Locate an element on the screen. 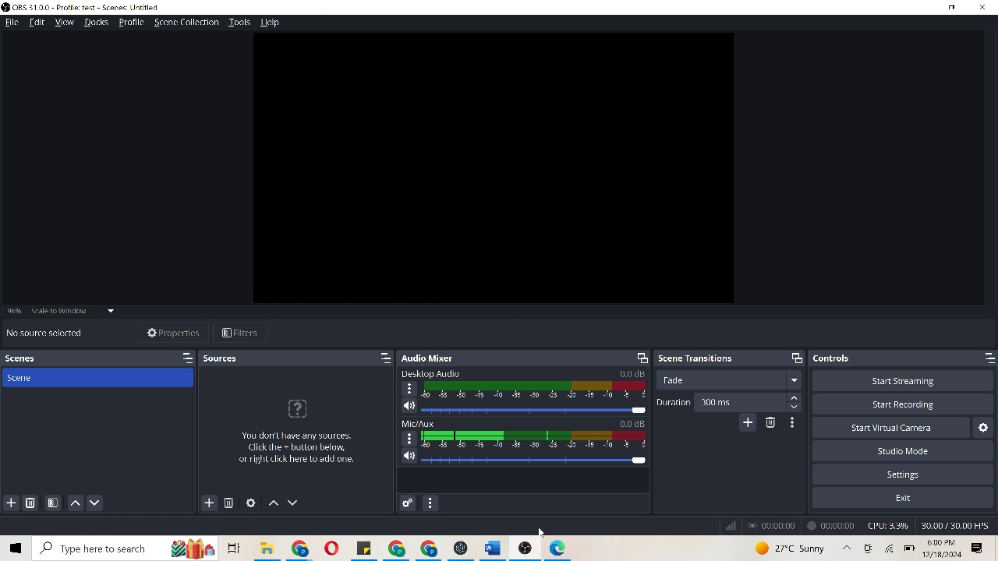 Image resolution: width=998 pixels, height=561 pixels. slider is located at coordinates (534, 458).